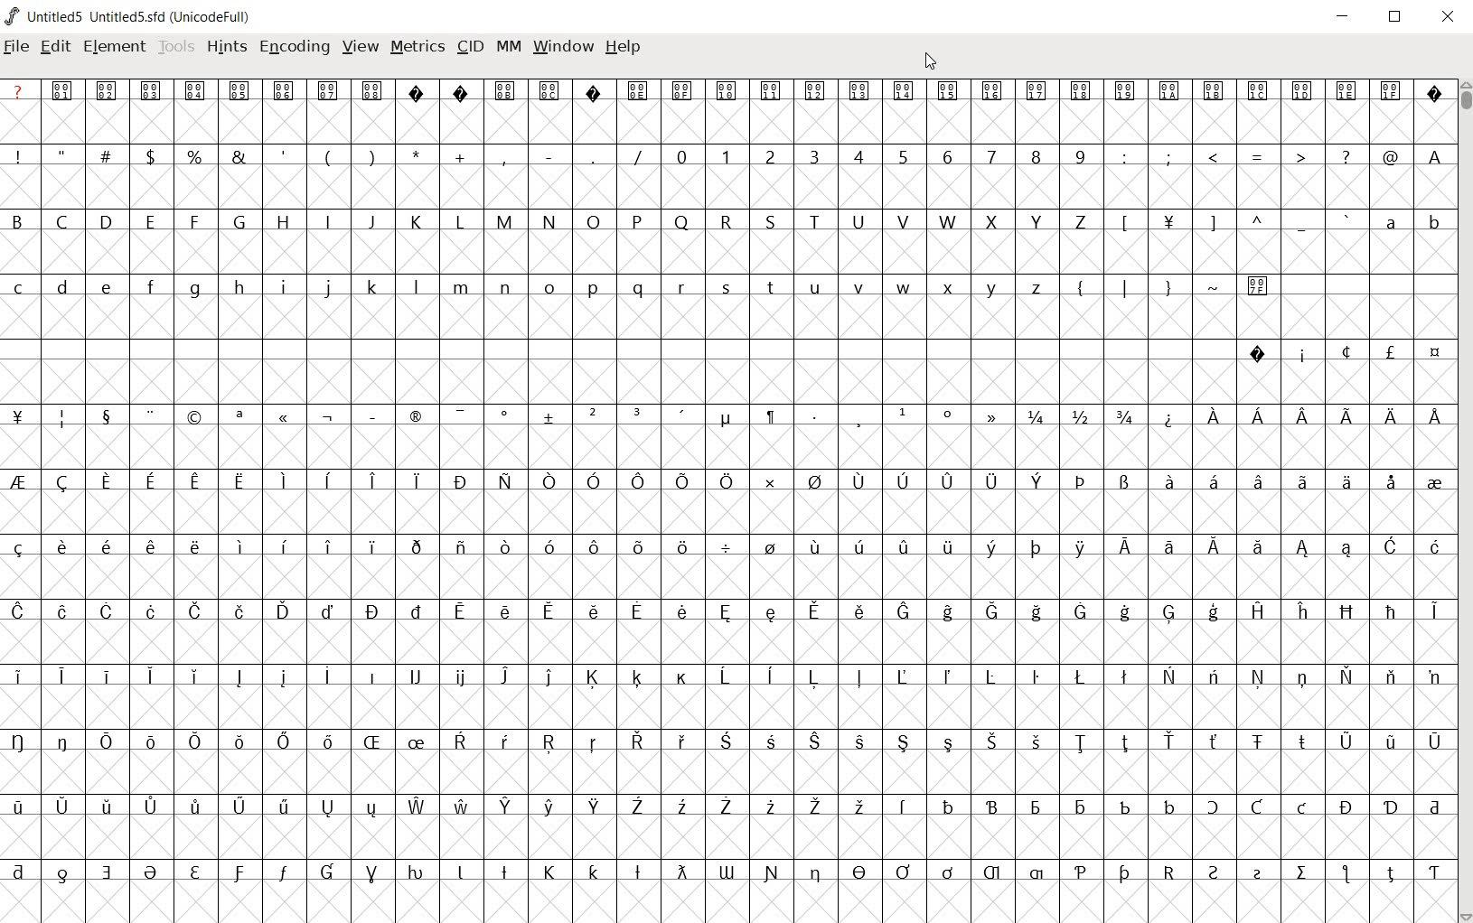 Image resolution: width=1473 pixels, height=923 pixels. Describe the element at coordinates (1256, 223) in the screenshot. I see `^` at that location.